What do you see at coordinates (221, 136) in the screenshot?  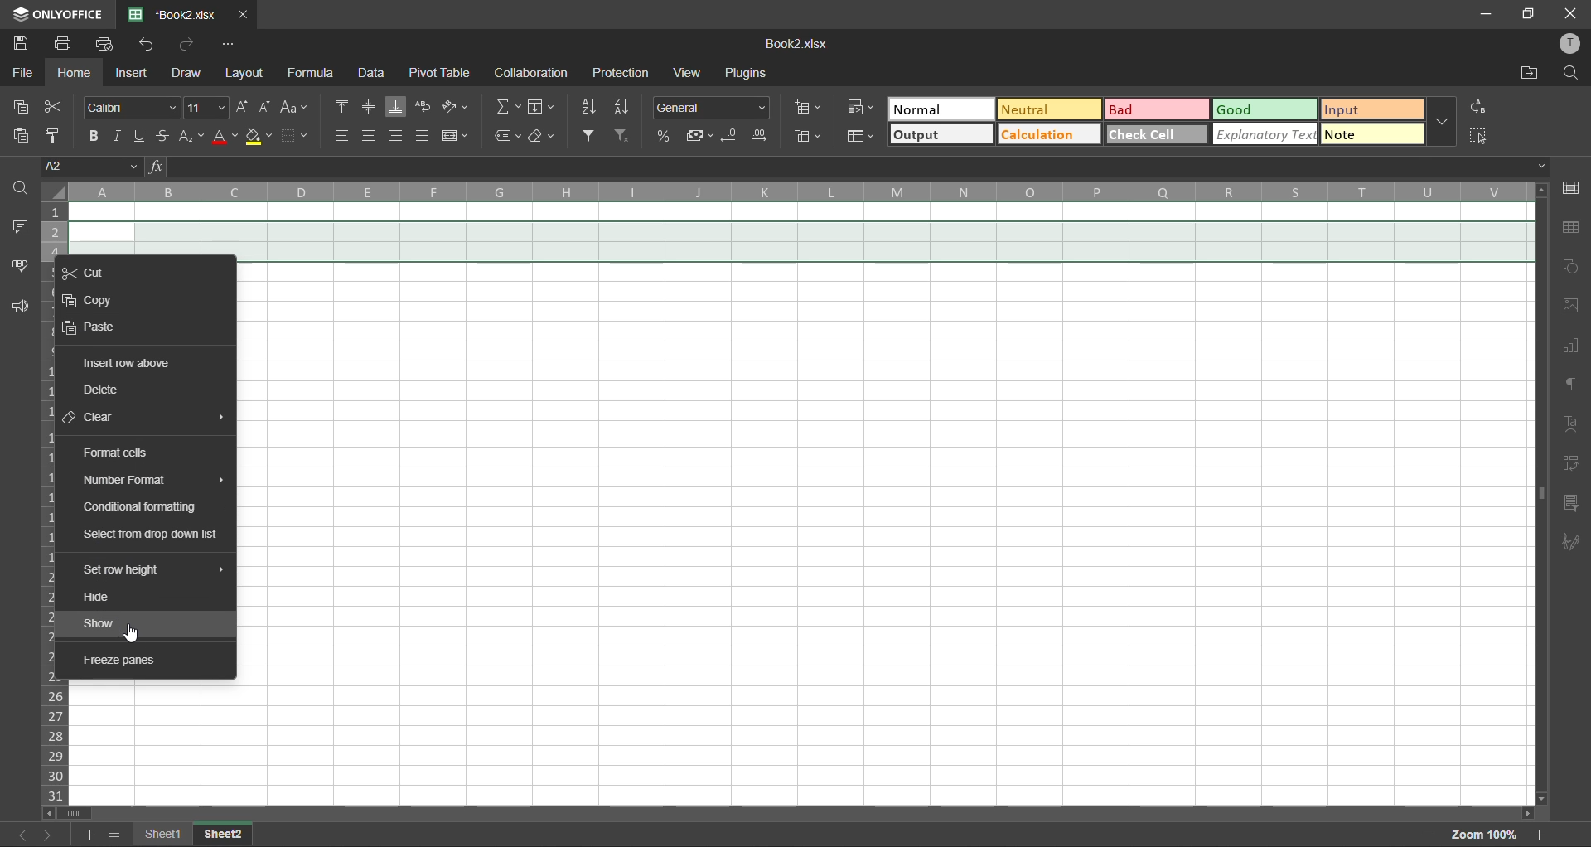 I see `font color` at bounding box center [221, 136].